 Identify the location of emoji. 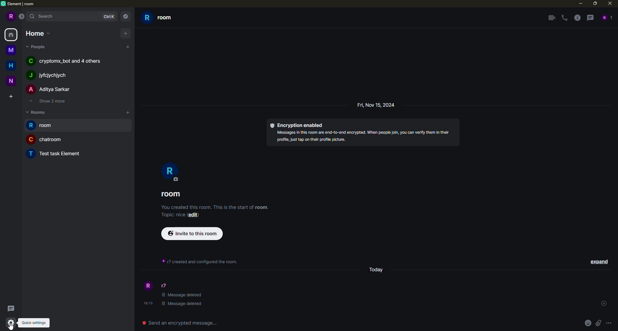
(588, 323).